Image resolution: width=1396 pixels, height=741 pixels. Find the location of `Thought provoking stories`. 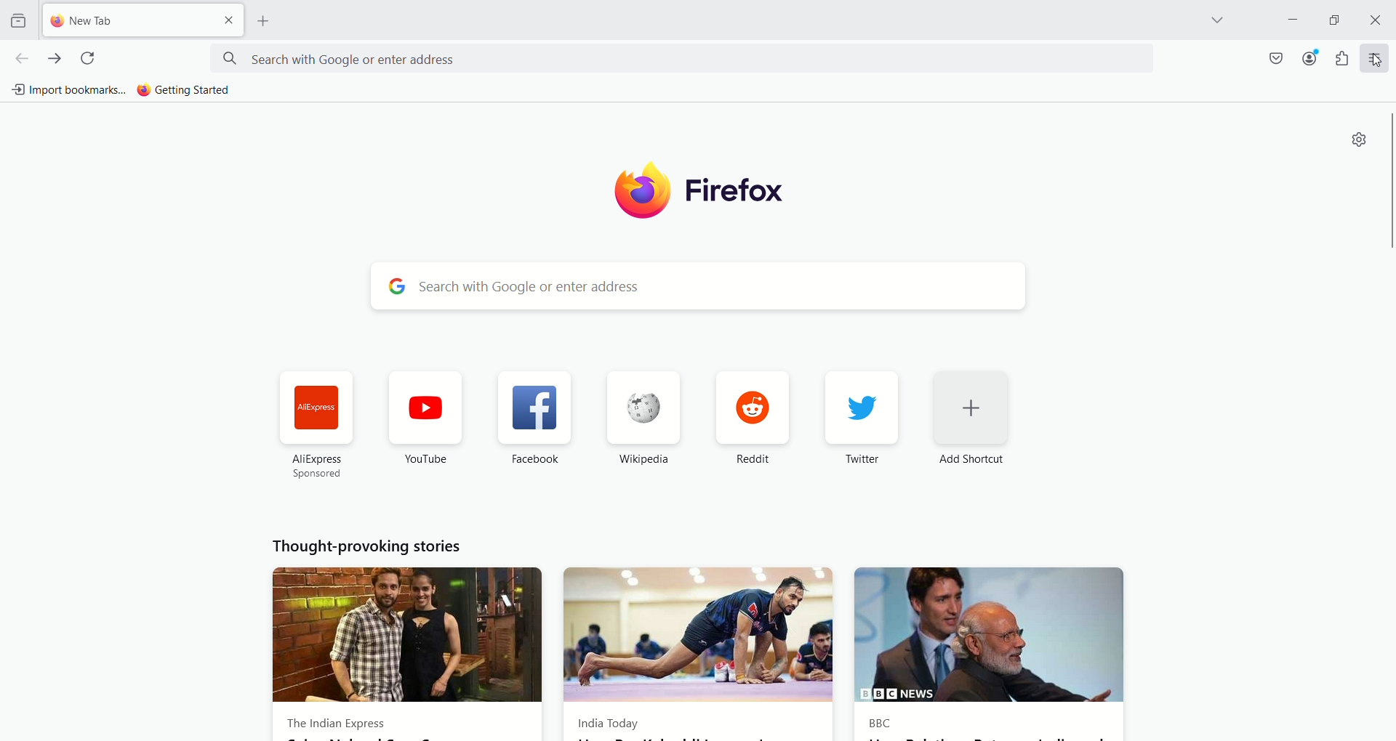

Thought provoking stories is located at coordinates (370, 548).